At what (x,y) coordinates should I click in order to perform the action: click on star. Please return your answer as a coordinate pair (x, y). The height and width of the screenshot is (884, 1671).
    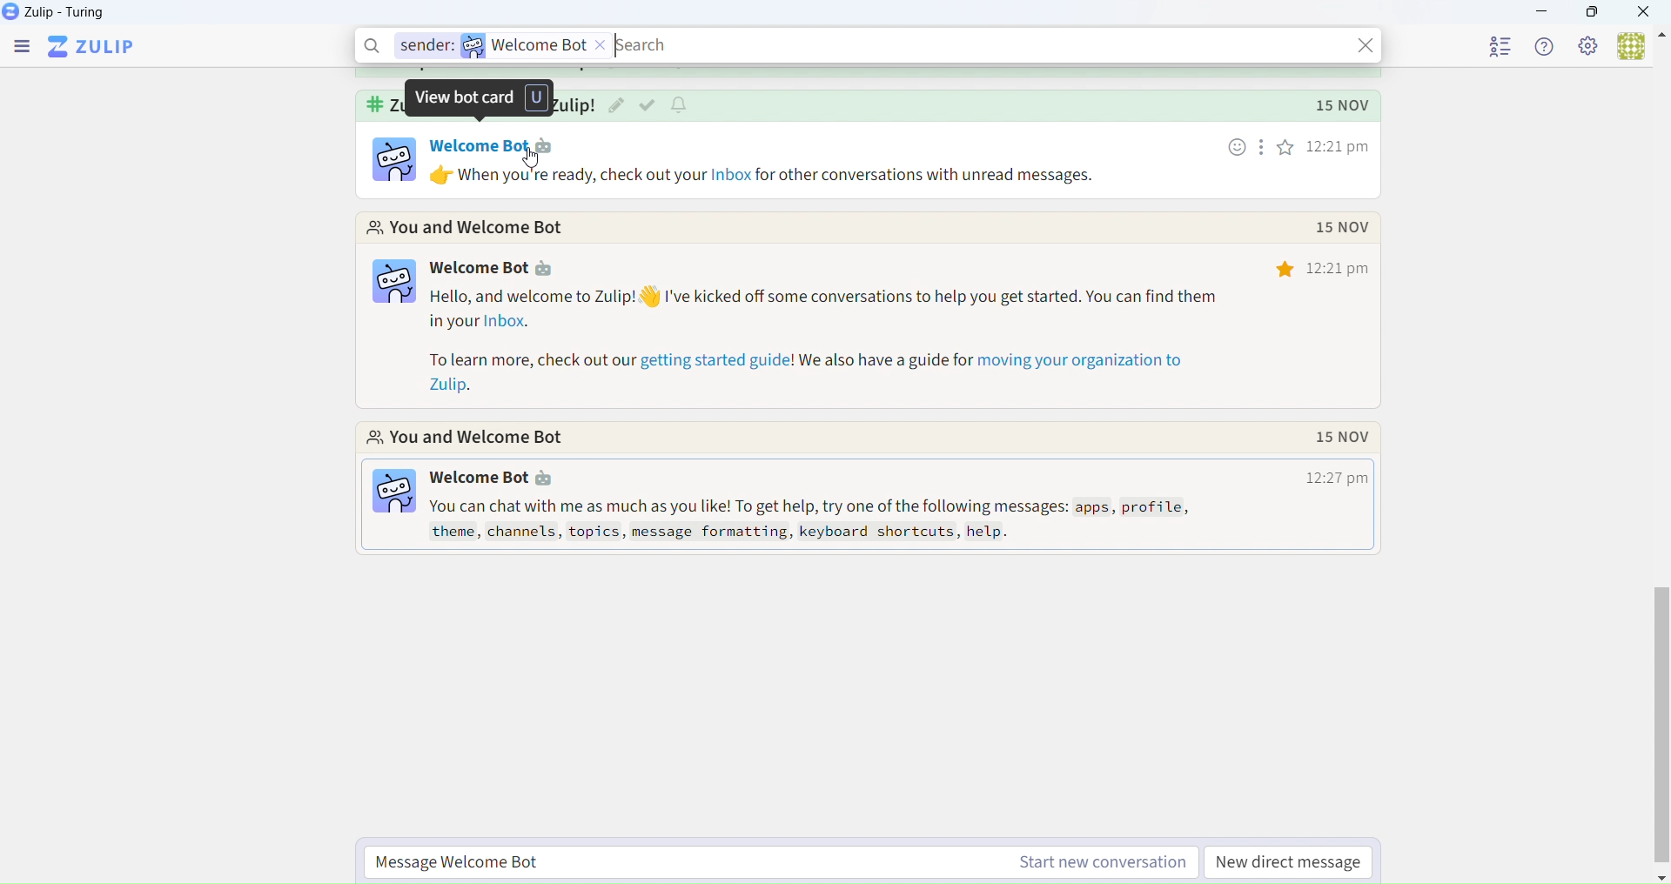
    Looking at the image, I should click on (1285, 271).